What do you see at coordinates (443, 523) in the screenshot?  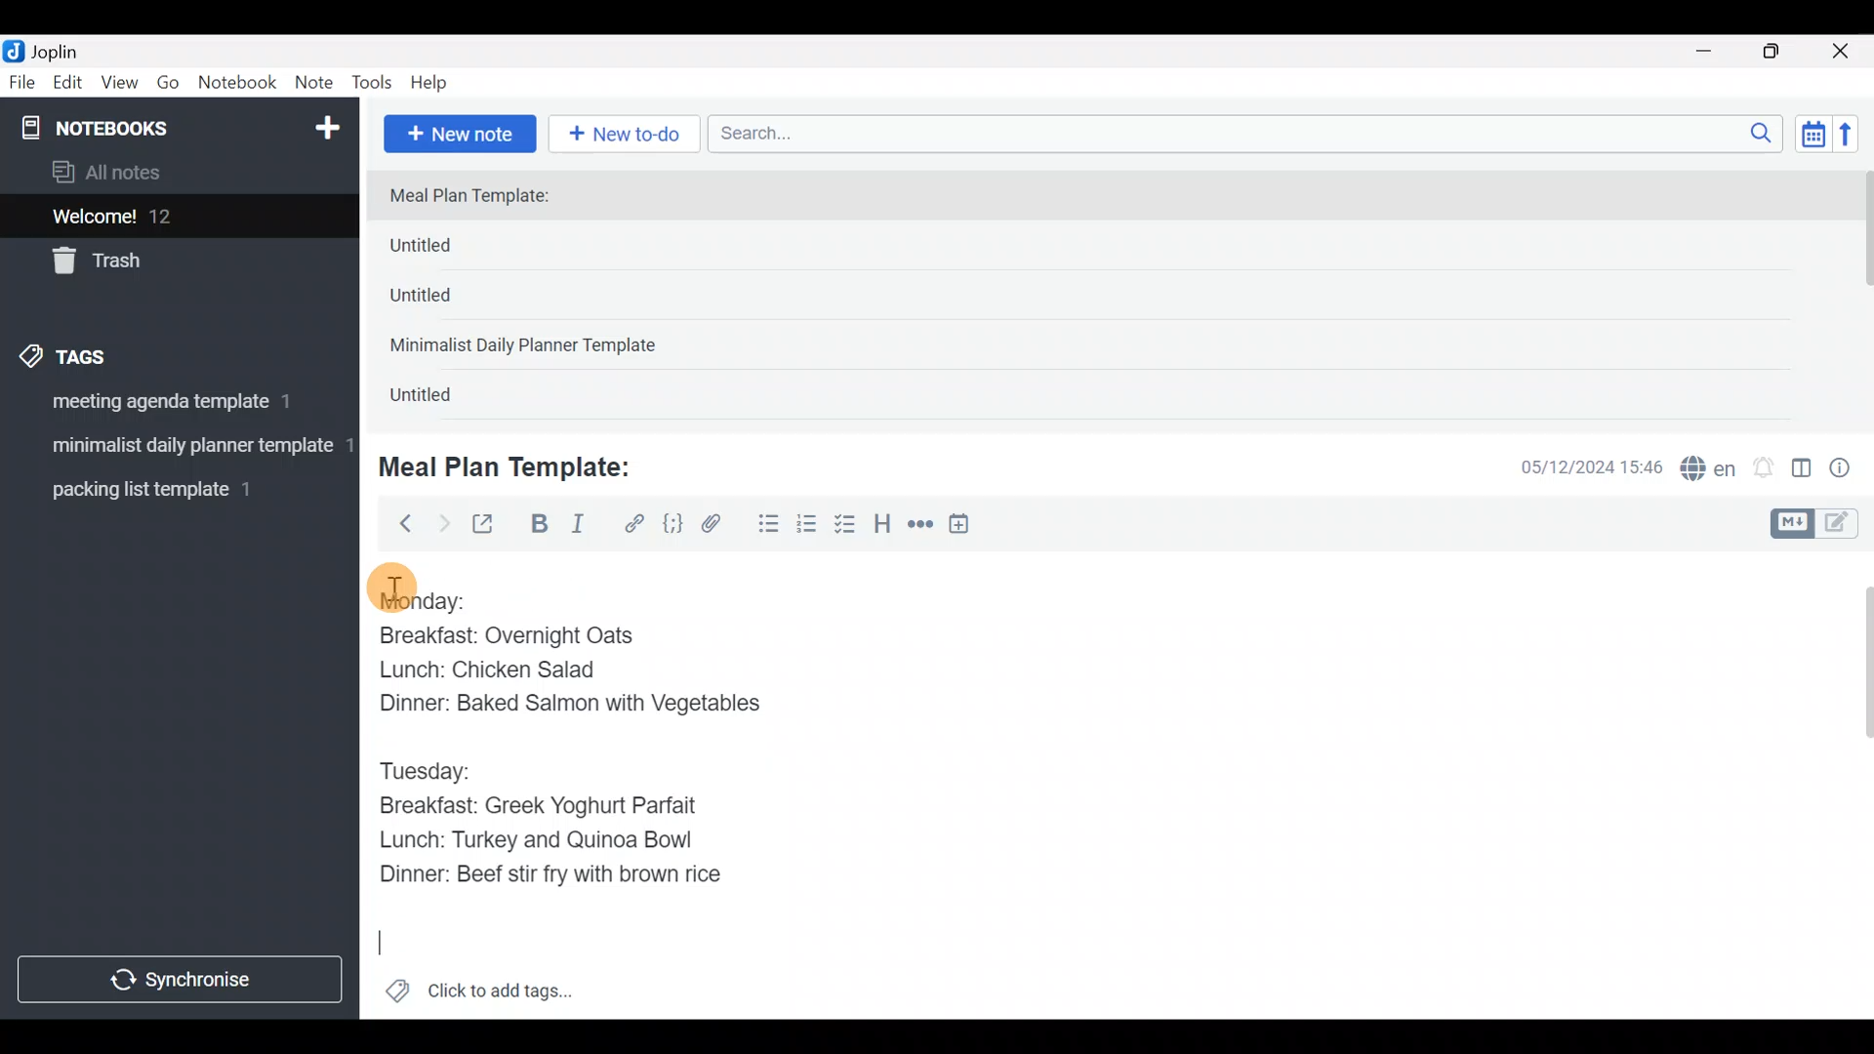 I see `Forward` at bounding box center [443, 523].